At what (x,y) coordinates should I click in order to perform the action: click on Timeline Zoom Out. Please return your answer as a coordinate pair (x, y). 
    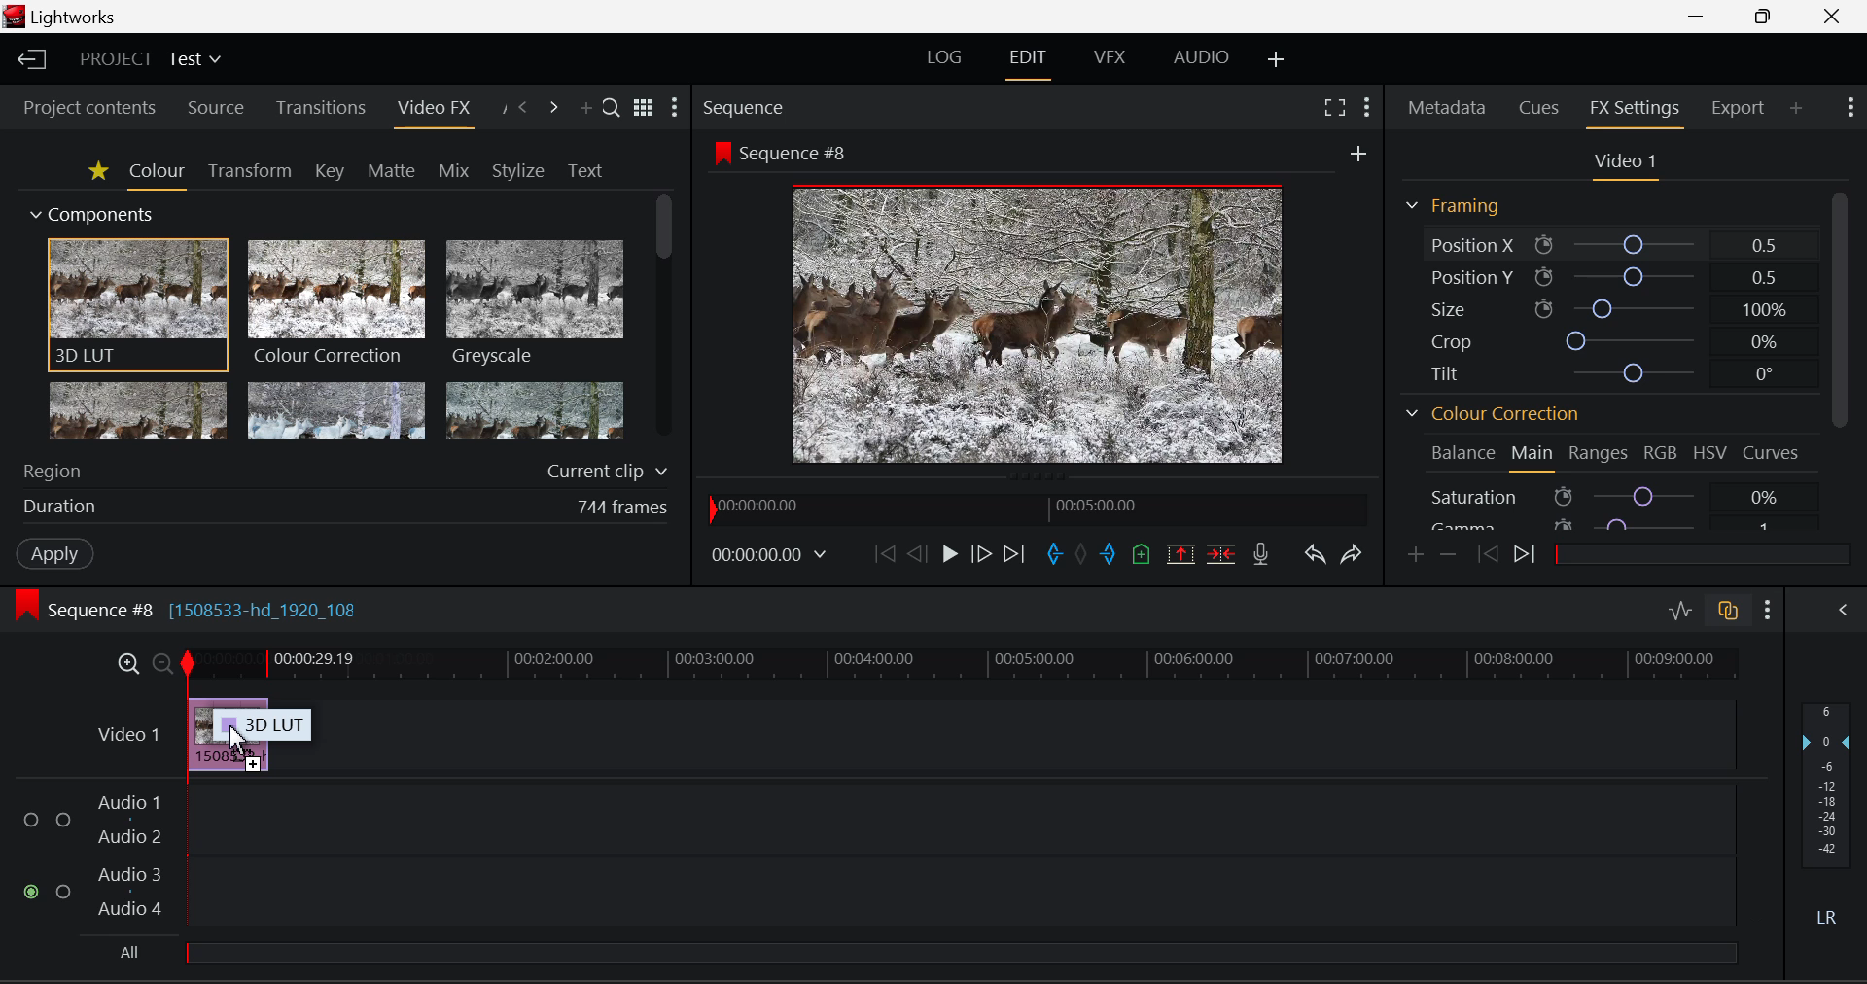
    Looking at the image, I should click on (161, 663).